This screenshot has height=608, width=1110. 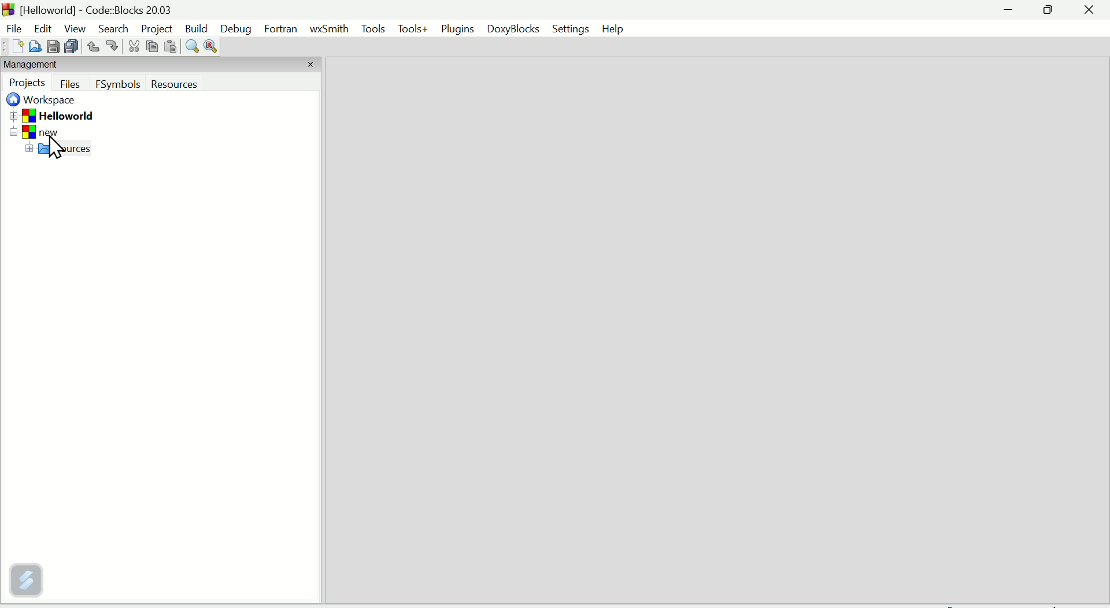 What do you see at coordinates (1050, 10) in the screenshot?
I see `Maximise` at bounding box center [1050, 10].